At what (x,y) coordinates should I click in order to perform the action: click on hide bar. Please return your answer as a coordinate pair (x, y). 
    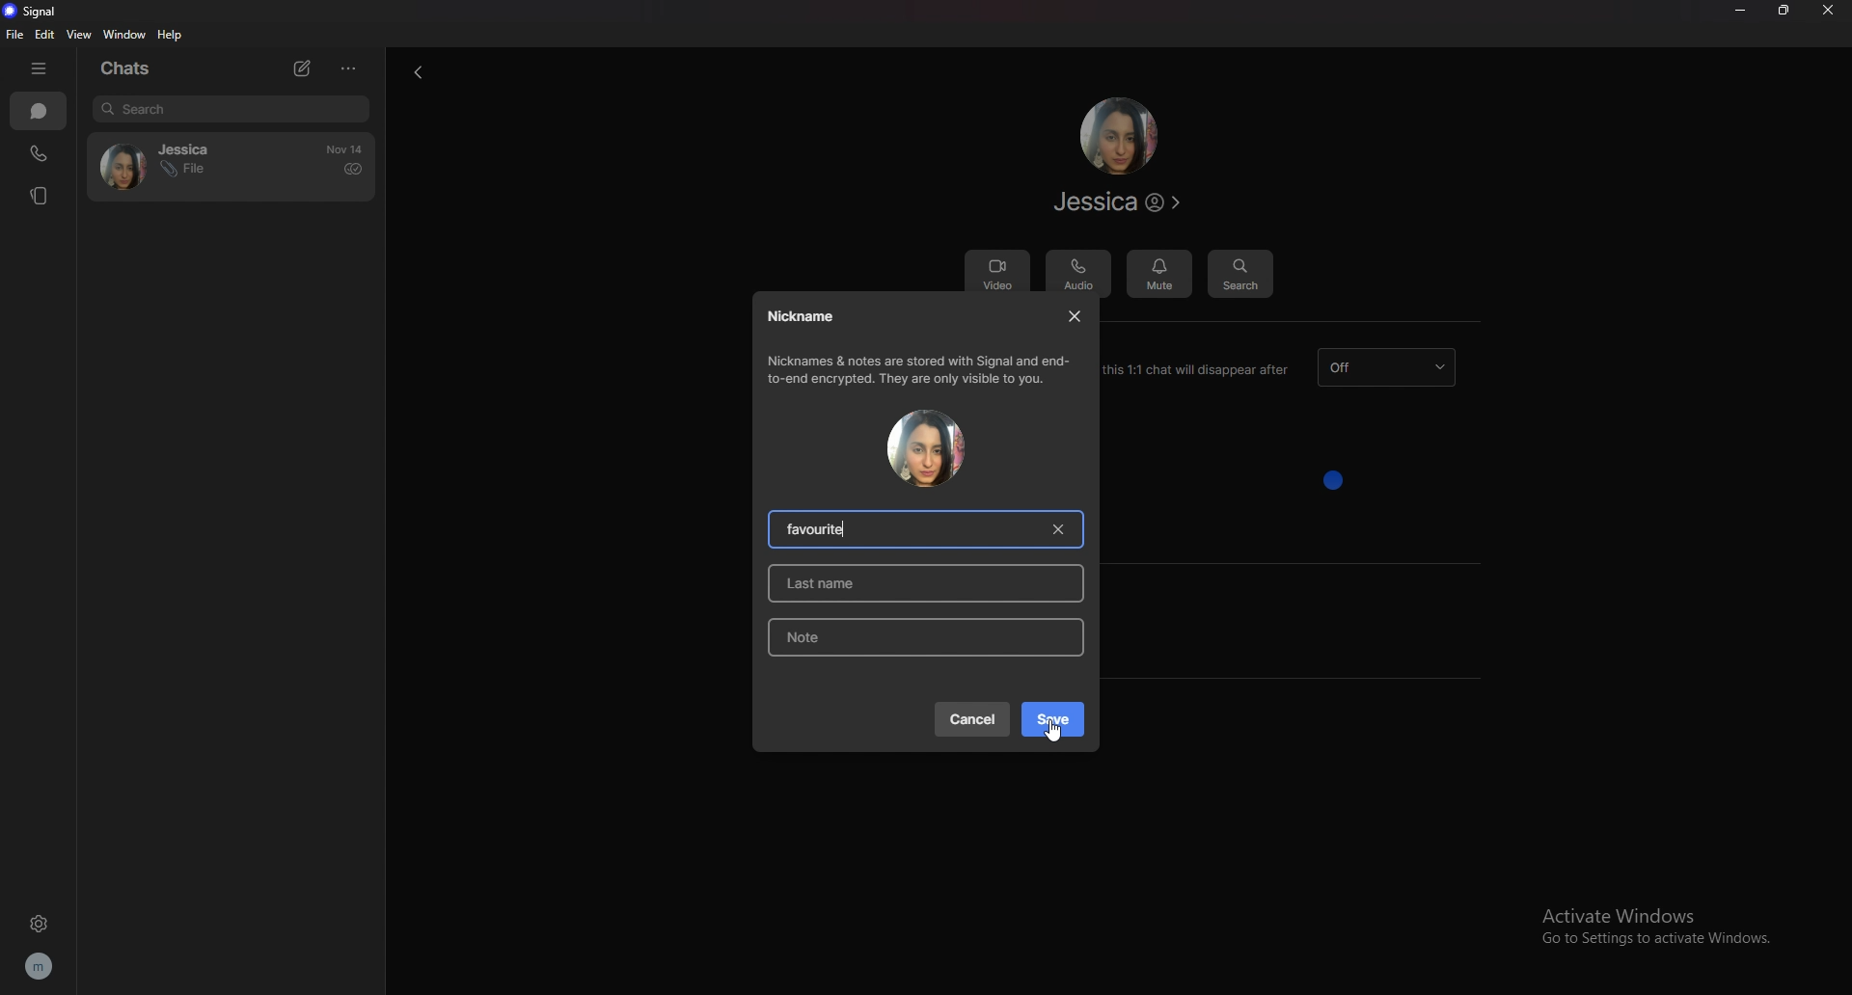
    Looking at the image, I should click on (42, 67).